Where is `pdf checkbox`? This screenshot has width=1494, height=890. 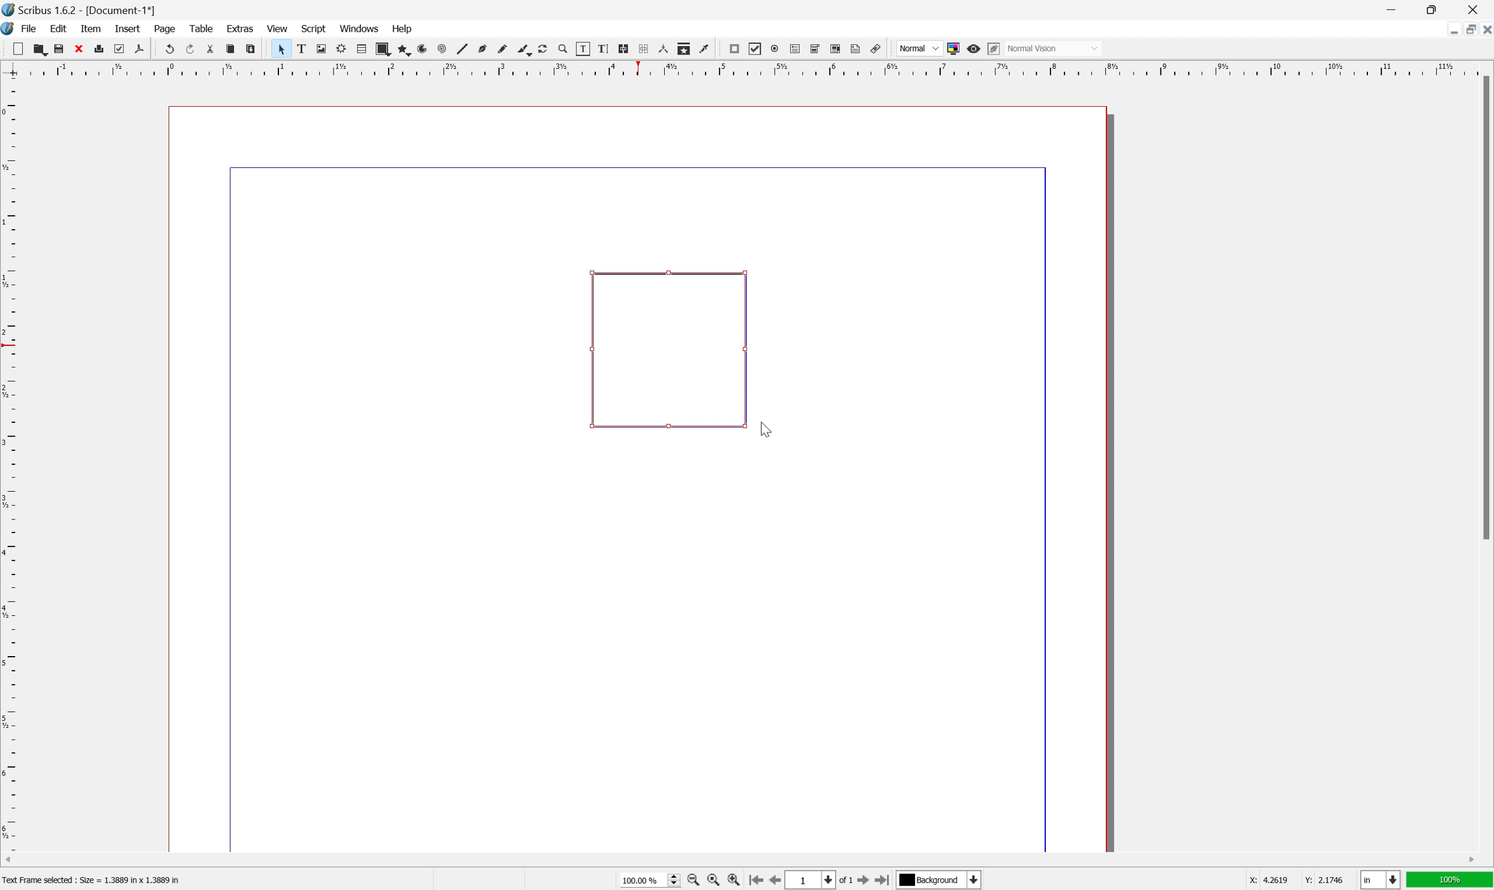 pdf checkbox is located at coordinates (756, 50).